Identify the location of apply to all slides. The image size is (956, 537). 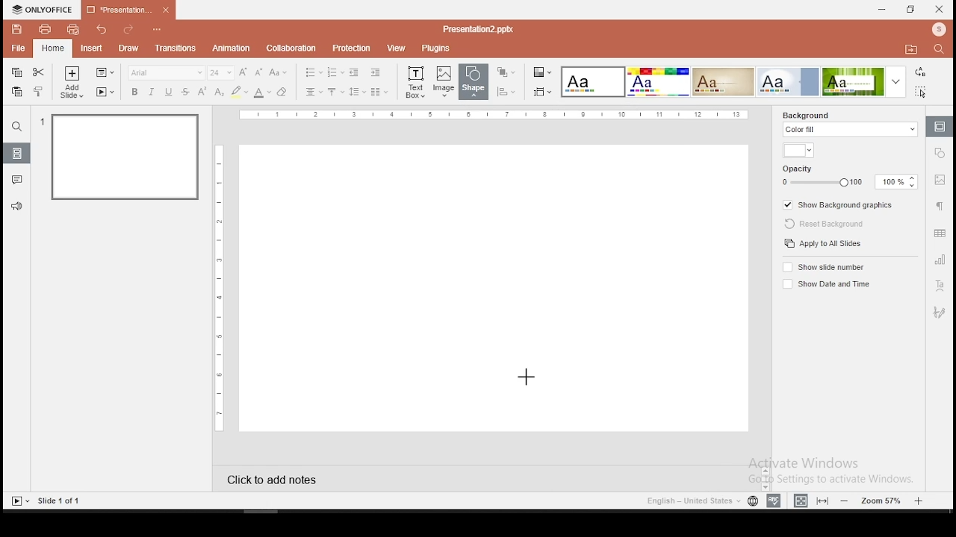
(825, 243).